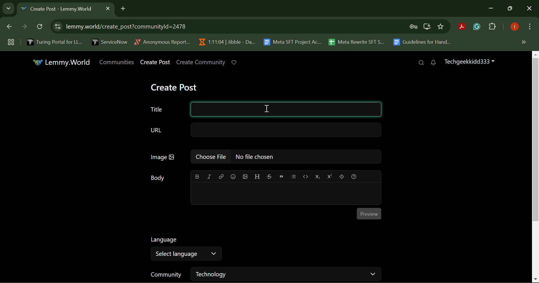 This screenshot has width=539, height=283. What do you see at coordinates (463, 27) in the screenshot?
I see `Browser Extension` at bounding box center [463, 27].